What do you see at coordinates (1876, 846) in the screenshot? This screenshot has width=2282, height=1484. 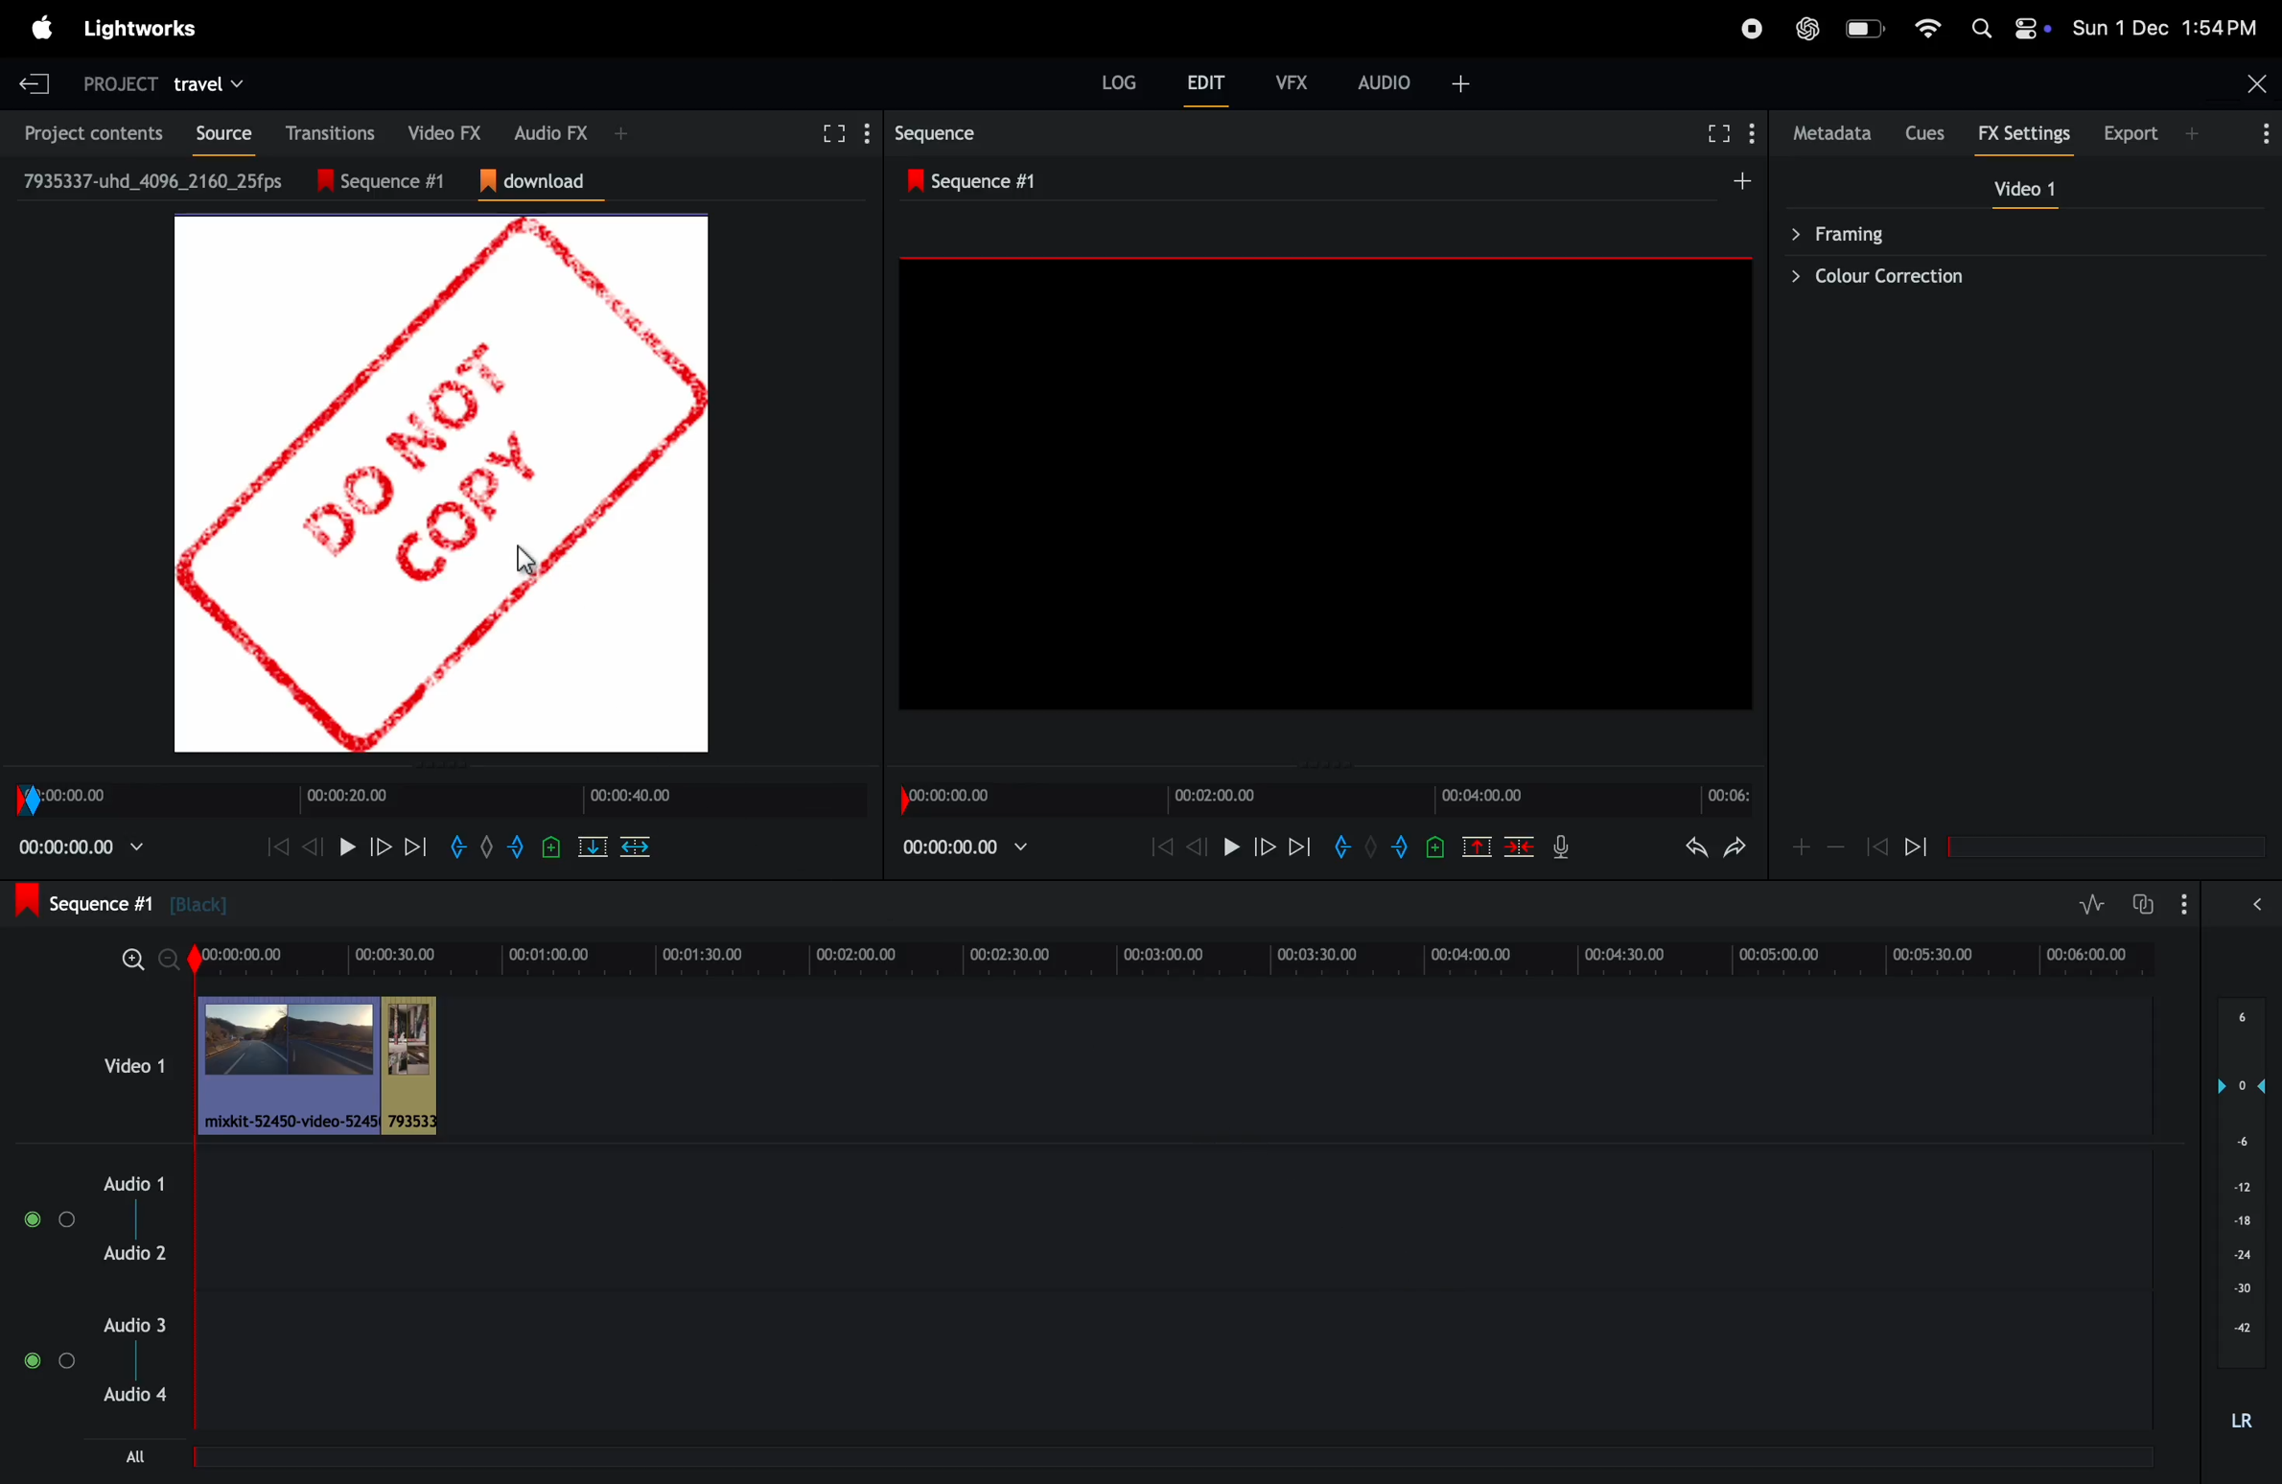 I see `backward` at bounding box center [1876, 846].